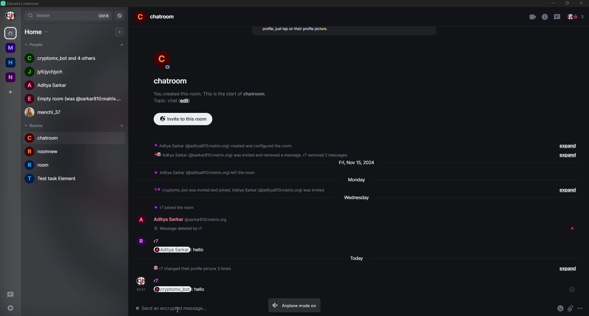 Image resolution: width=589 pixels, height=316 pixels. What do you see at coordinates (174, 208) in the screenshot?
I see `info` at bounding box center [174, 208].